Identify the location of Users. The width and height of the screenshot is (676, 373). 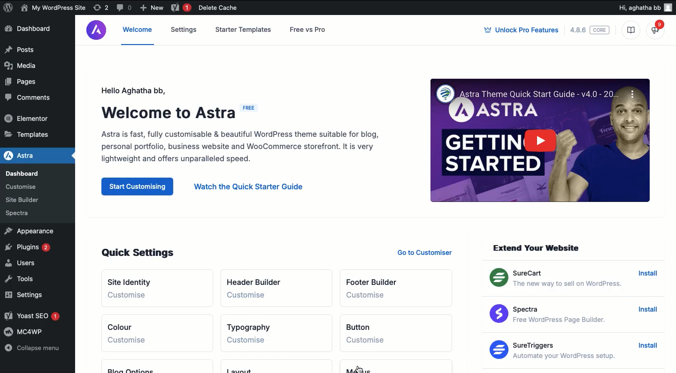
(23, 264).